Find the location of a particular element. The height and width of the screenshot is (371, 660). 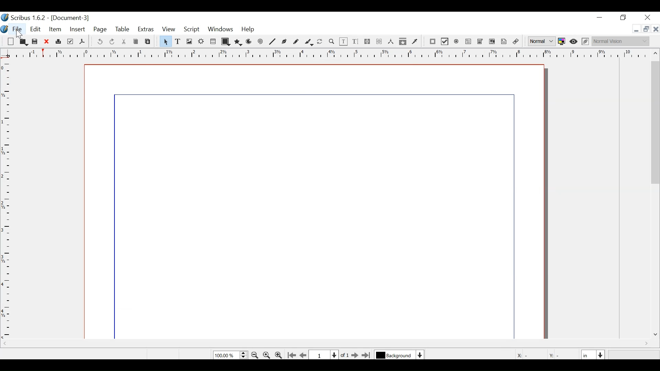

Go to previous page is located at coordinates (304, 355).